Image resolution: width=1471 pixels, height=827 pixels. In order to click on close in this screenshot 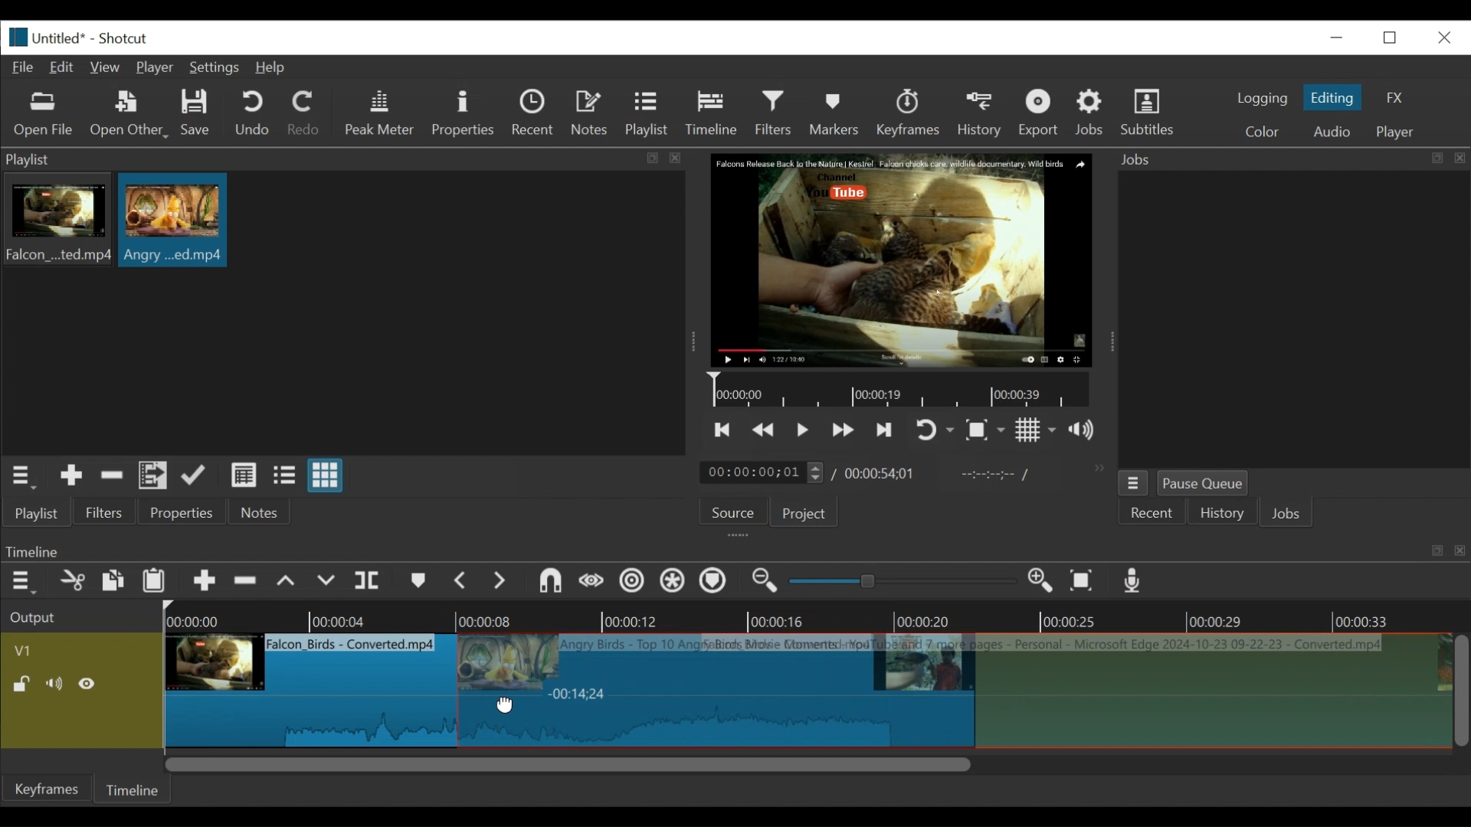, I will do `click(1443, 36)`.